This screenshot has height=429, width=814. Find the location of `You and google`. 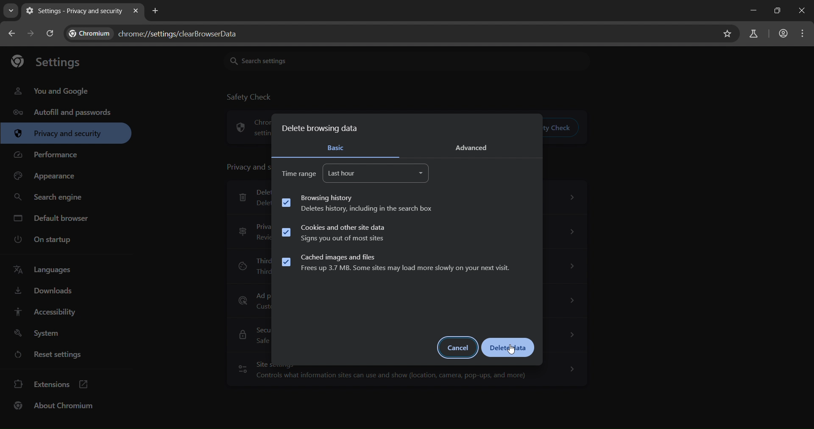

You and google is located at coordinates (50, 92).